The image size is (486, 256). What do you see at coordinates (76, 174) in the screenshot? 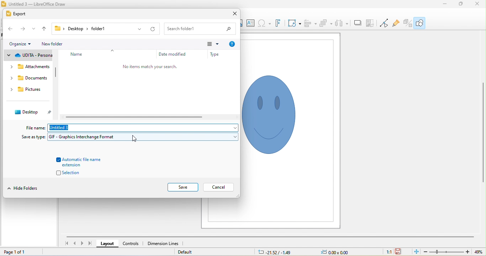
I see `selection` at bounding box center [76, 174].